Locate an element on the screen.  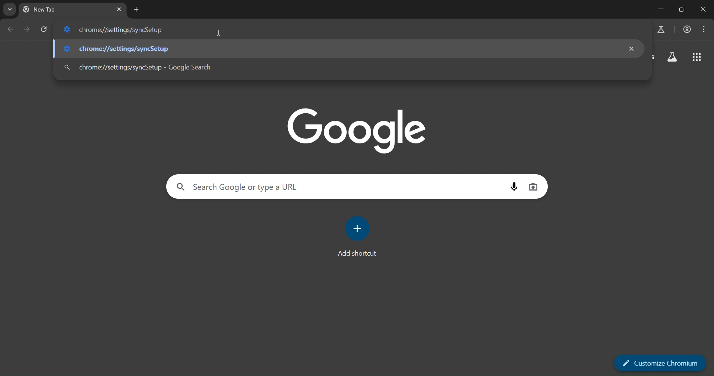
account is located at coordinates (687, 29).